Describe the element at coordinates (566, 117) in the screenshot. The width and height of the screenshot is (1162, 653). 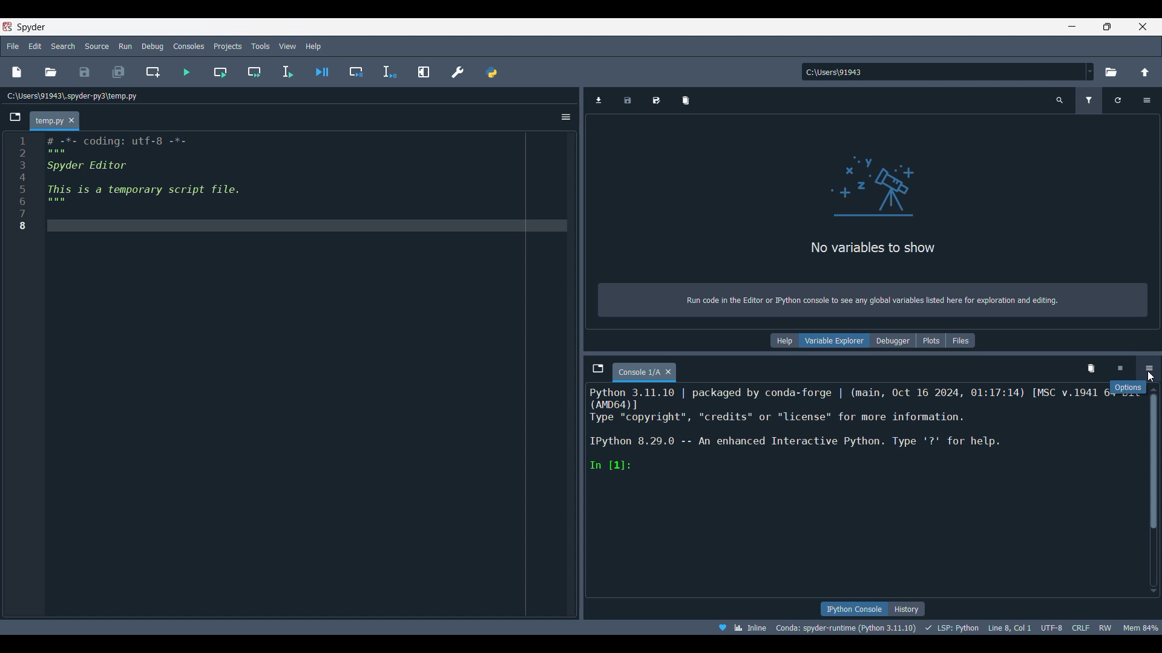
I see `Options` at that location.